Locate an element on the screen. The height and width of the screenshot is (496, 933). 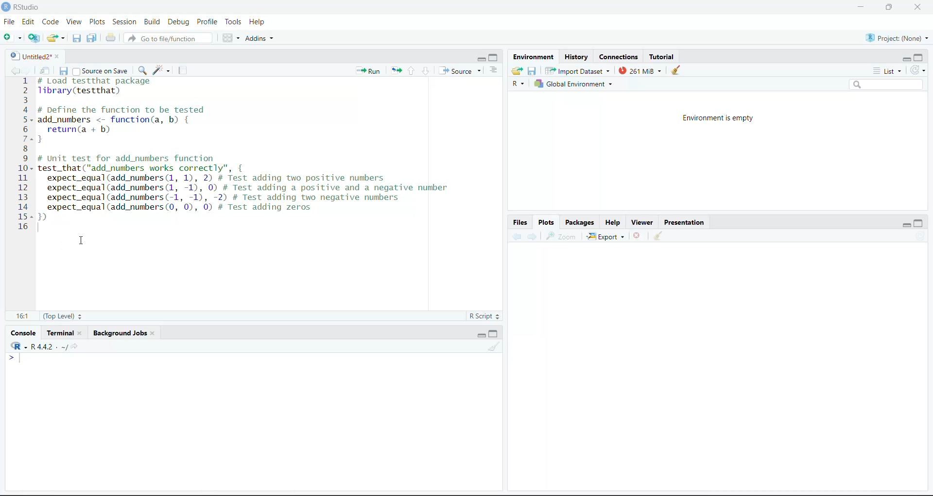
# Unit test for add_numbers functiontest_that("add_numbers works correctly", {expect_equal(add_numbers (1, 1), 2) # Test adding two positive numbersexpect_equal(add_numbers (1, -1), 0) # Test adding a positive and a negative numberexpect_equal(add_numbers(-1, -1), -2) # Test adding two negative numbersexpect_equal(add_numbers (0, 0), 0) # Test adding zeros) is located at coordinates (245, 188).